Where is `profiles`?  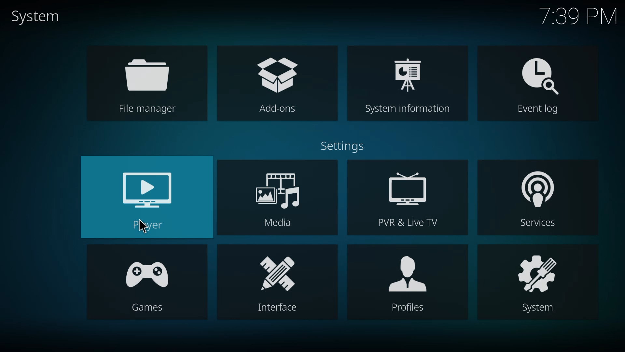
profiles is located at coordinates (407, 282).